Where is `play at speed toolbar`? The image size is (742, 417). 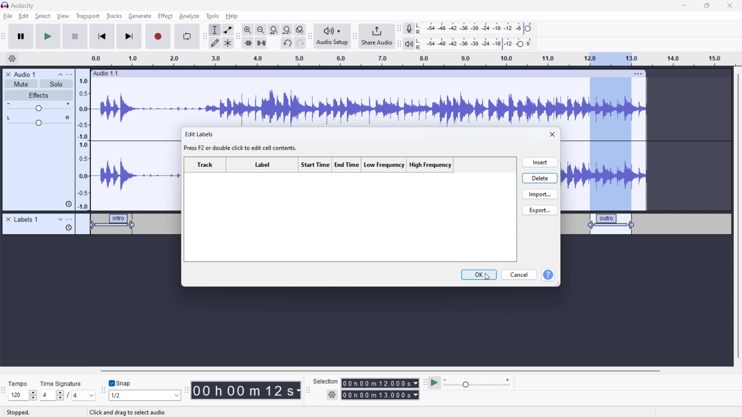
play at speed toolbar is located at coordinates (425, 383).